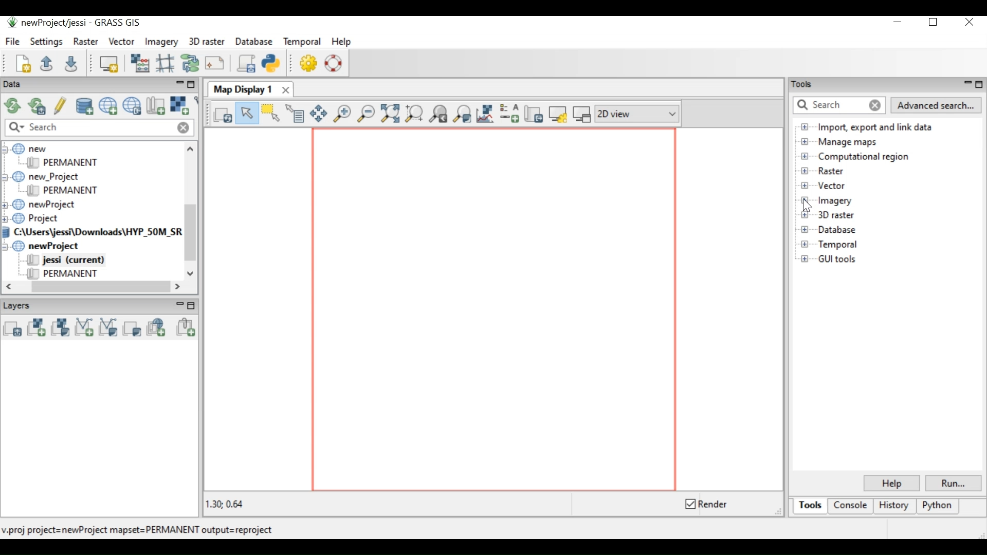 The image size is (987, 555). I want to click on Import, export and link dat, so click(868, 128).